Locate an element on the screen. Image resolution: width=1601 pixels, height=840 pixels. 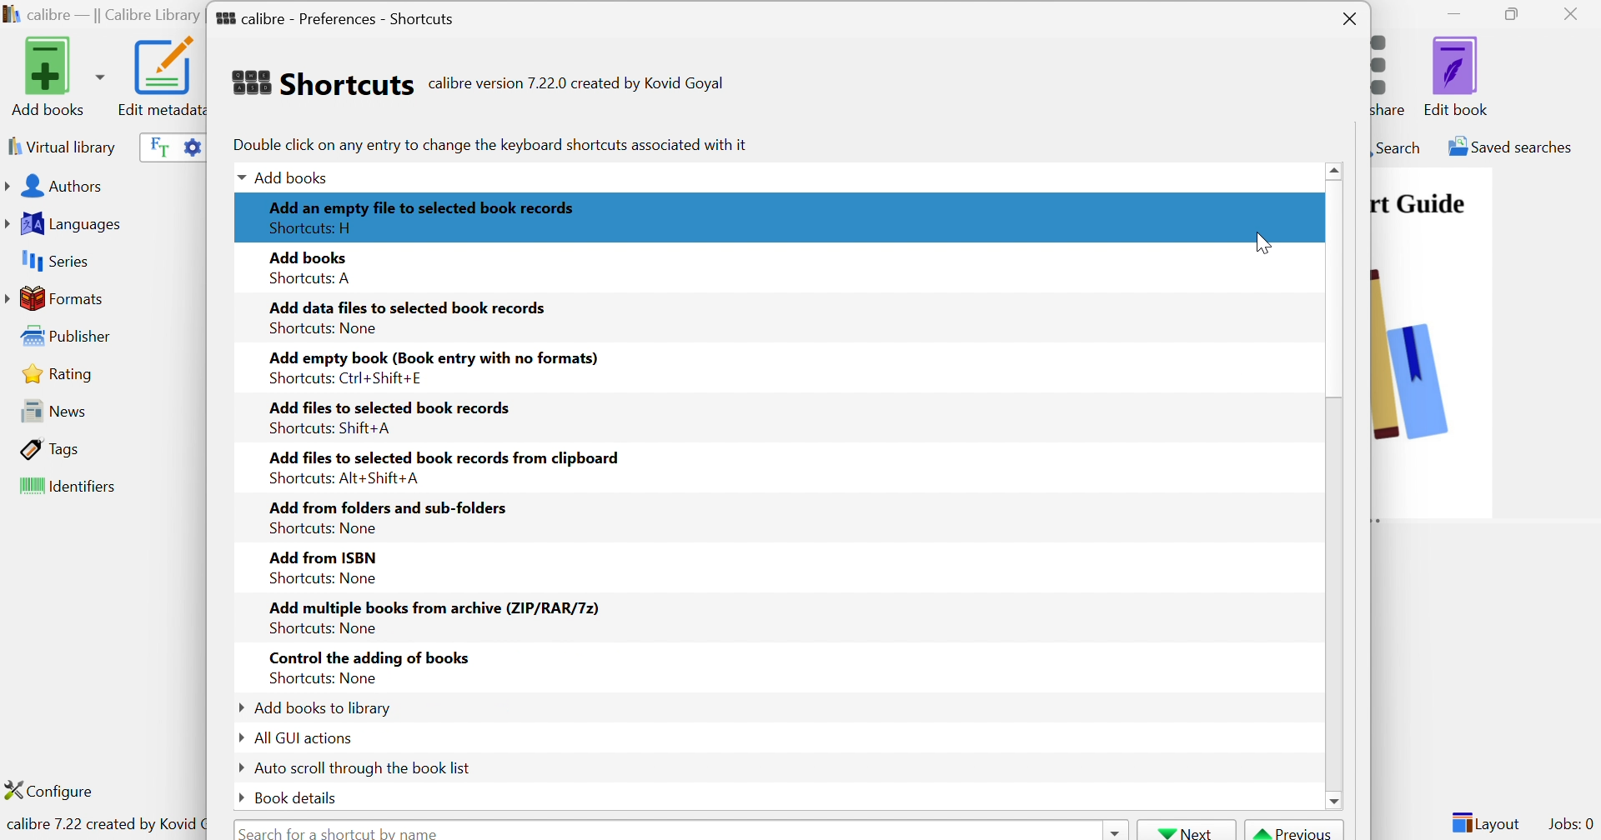
Shortcuts: A is located at coordinates (313, 277).